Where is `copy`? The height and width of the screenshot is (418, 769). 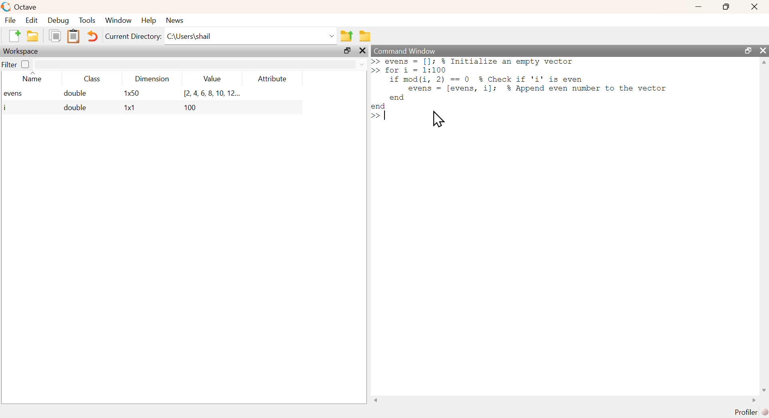
copy is located at coordinates (54, 37).